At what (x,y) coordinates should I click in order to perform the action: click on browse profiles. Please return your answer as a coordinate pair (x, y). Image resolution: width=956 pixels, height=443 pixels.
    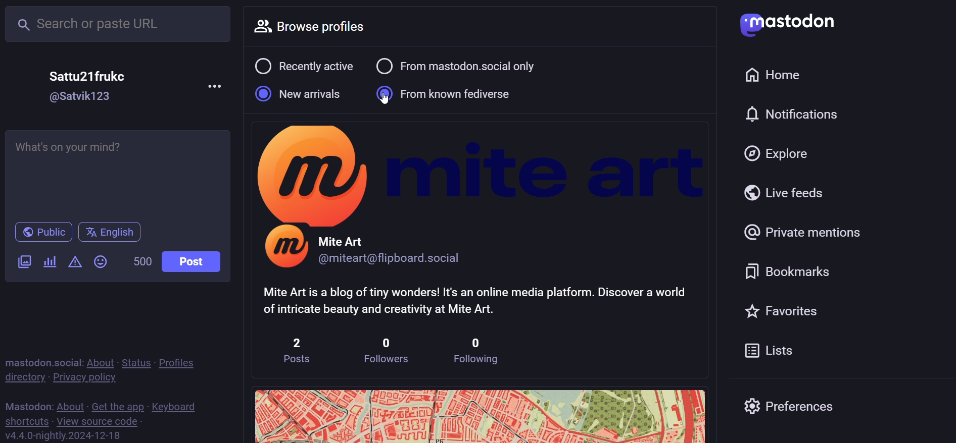
    Looking at the image, I should click on (323, 27).